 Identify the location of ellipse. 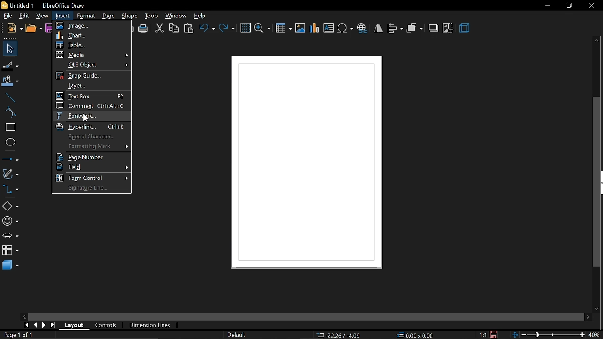
(9, 142).